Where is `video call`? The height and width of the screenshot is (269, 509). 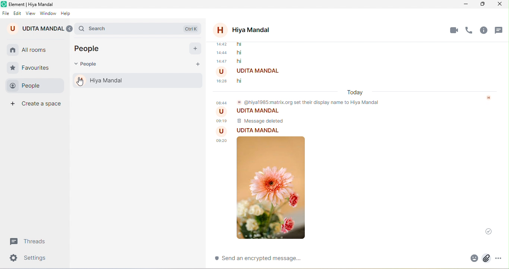 video call is located at coordinates (455, 31).